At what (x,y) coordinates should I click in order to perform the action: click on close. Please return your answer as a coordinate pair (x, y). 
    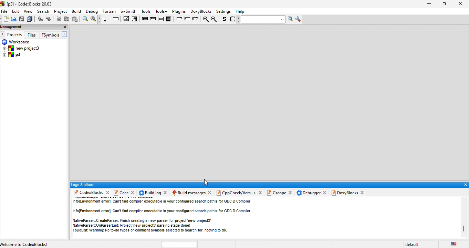
    Looking at the image, I should click on (166, 192).